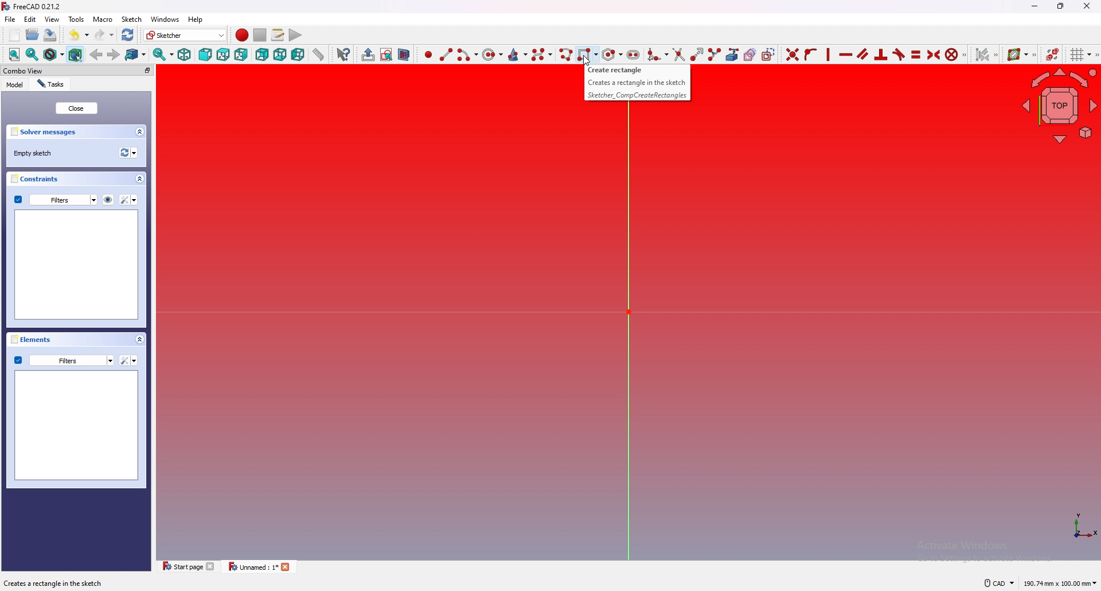 The height and width of the screenshot is (591, 1101). I want to click on draw style, so click(54, 55).